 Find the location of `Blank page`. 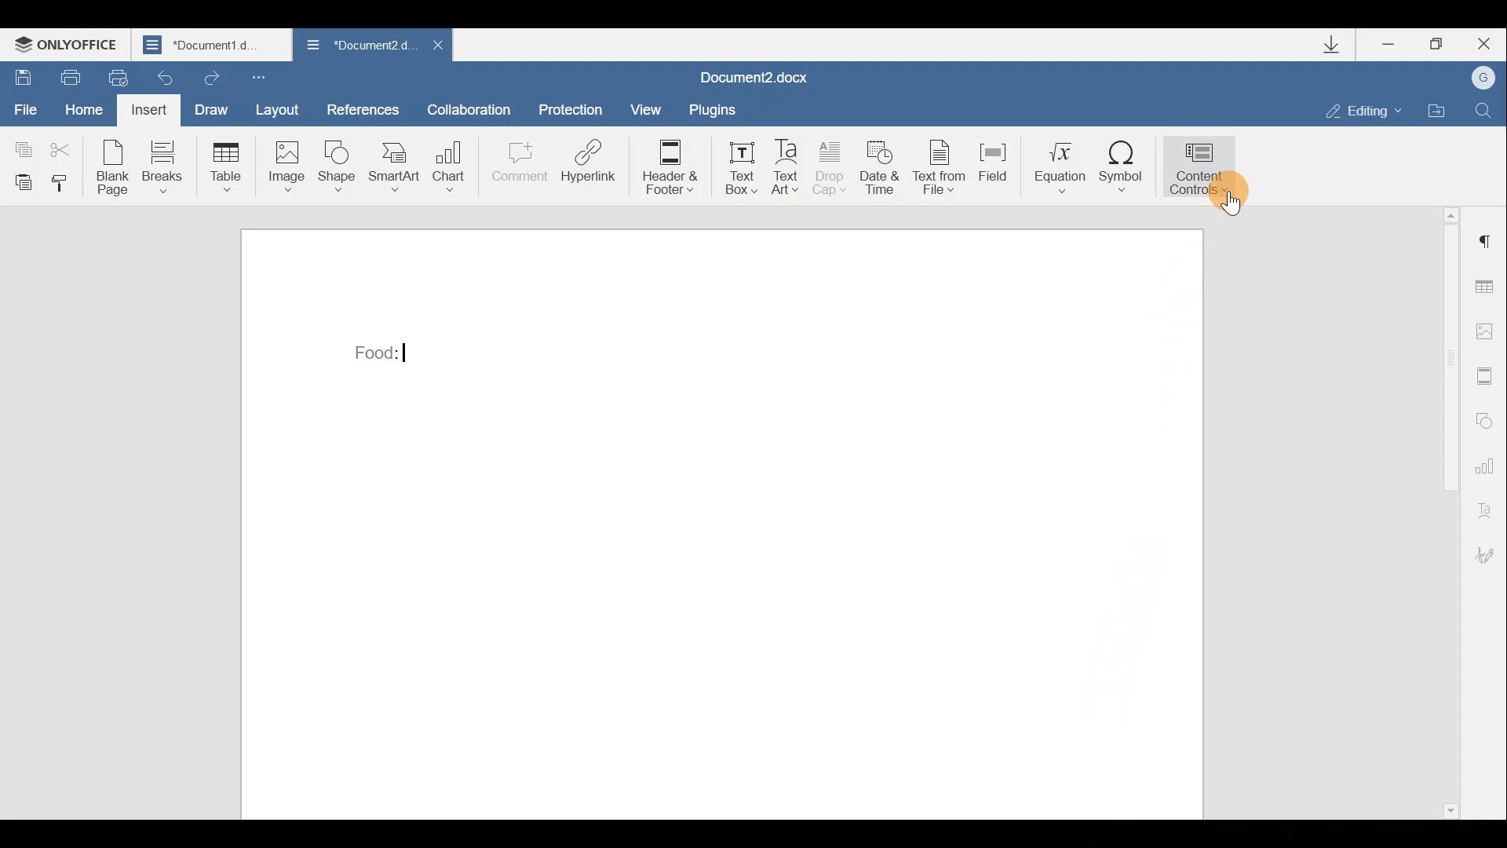

Blank page is located at coordinates (112, 167).